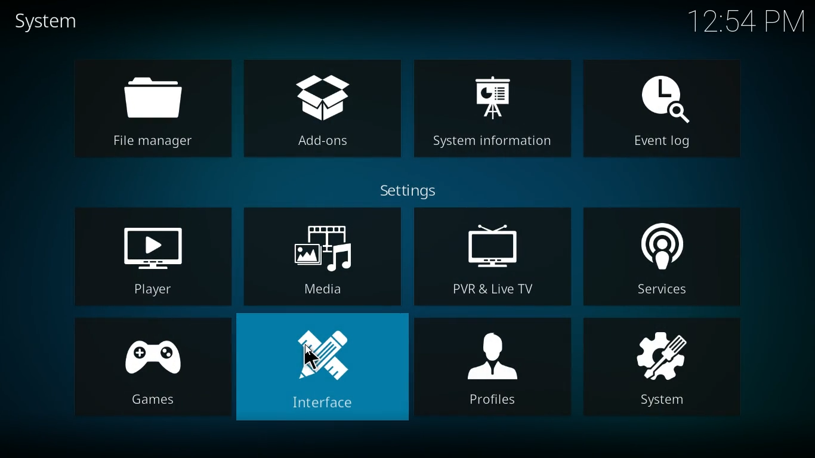 The image size is (815, 458). I want to click on services, so click(666, 255).